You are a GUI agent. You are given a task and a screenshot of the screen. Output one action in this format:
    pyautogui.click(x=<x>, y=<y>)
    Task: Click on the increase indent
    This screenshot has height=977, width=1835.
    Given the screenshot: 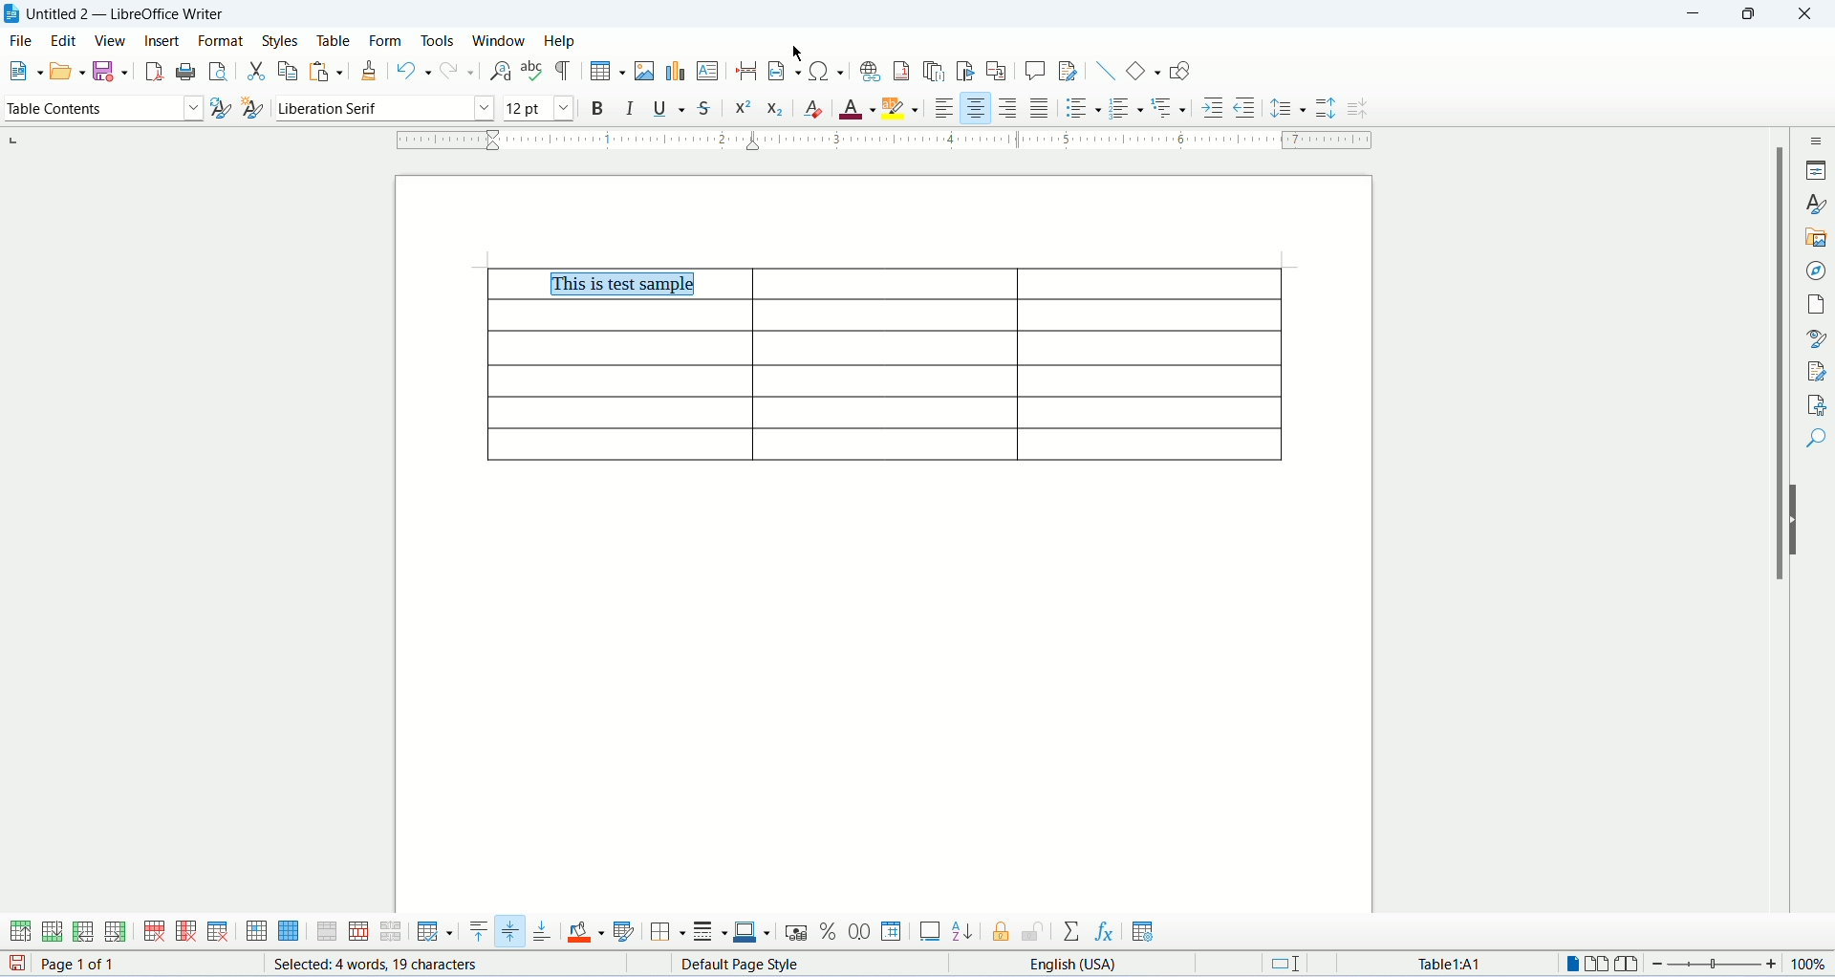 What is the action you would take?
    pyautogui.click(x=1214, y=107)
    